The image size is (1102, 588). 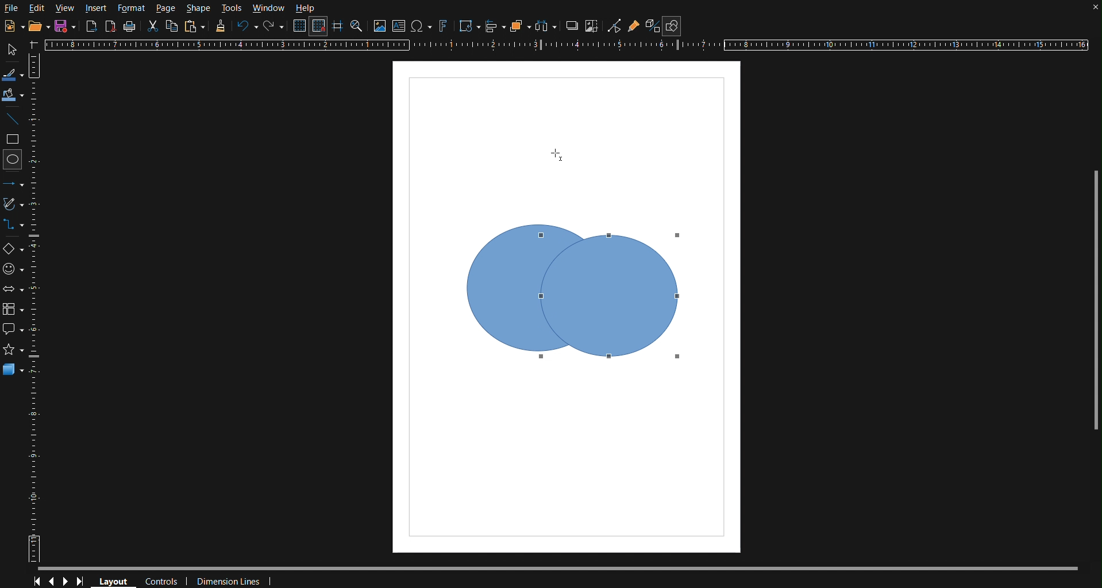 I want to click on Export as PDF, so click(x=111, y=27).